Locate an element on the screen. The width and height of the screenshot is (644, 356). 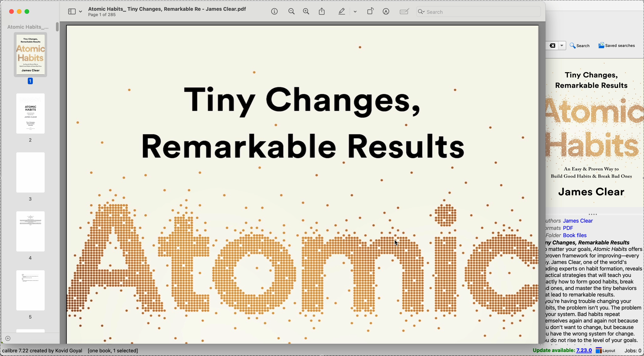
authors is located at coordinates (572, 220).